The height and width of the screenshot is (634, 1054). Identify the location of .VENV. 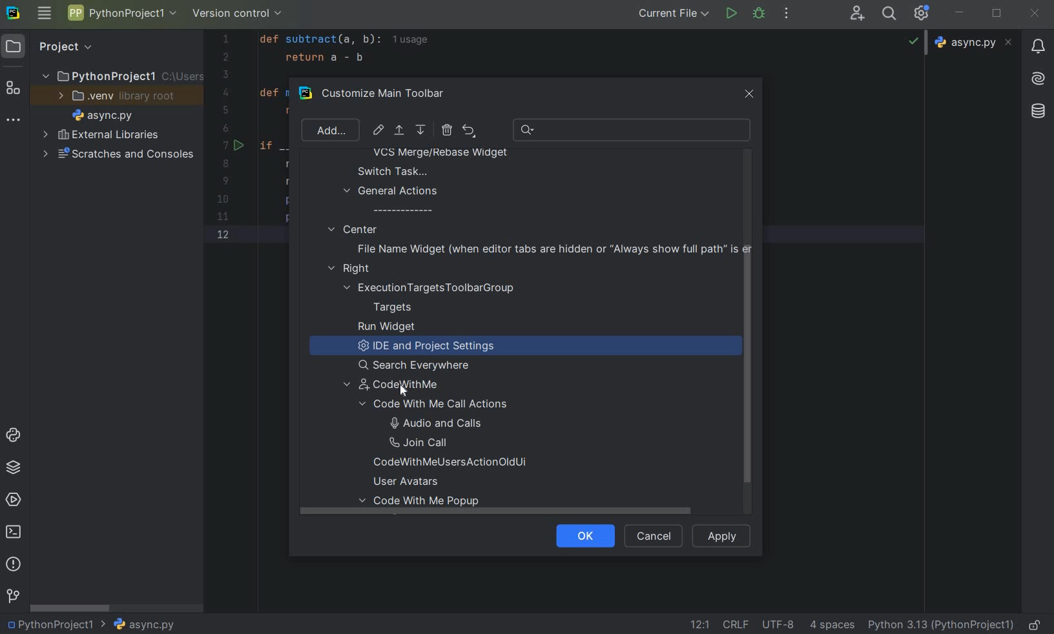
(117, 96).